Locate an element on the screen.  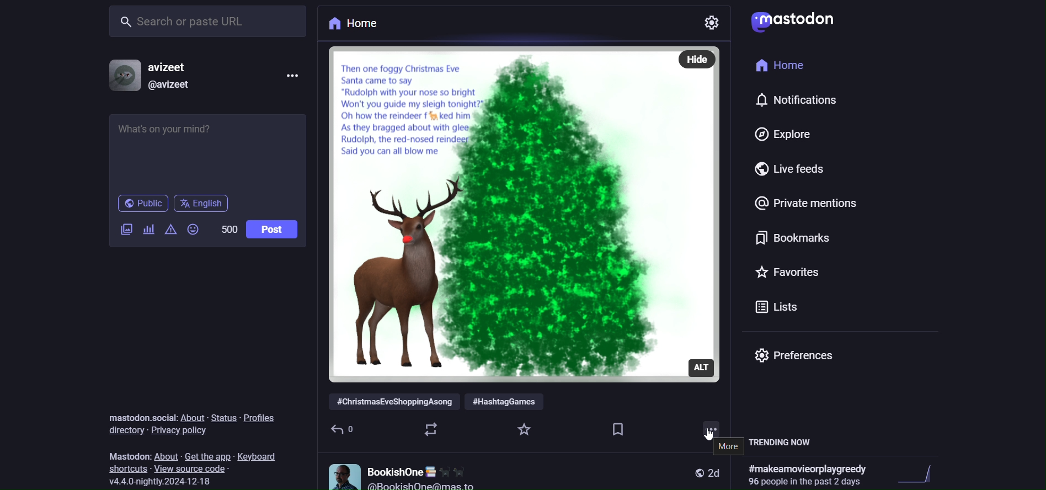
bookmark is located at coordinates (617, 430).